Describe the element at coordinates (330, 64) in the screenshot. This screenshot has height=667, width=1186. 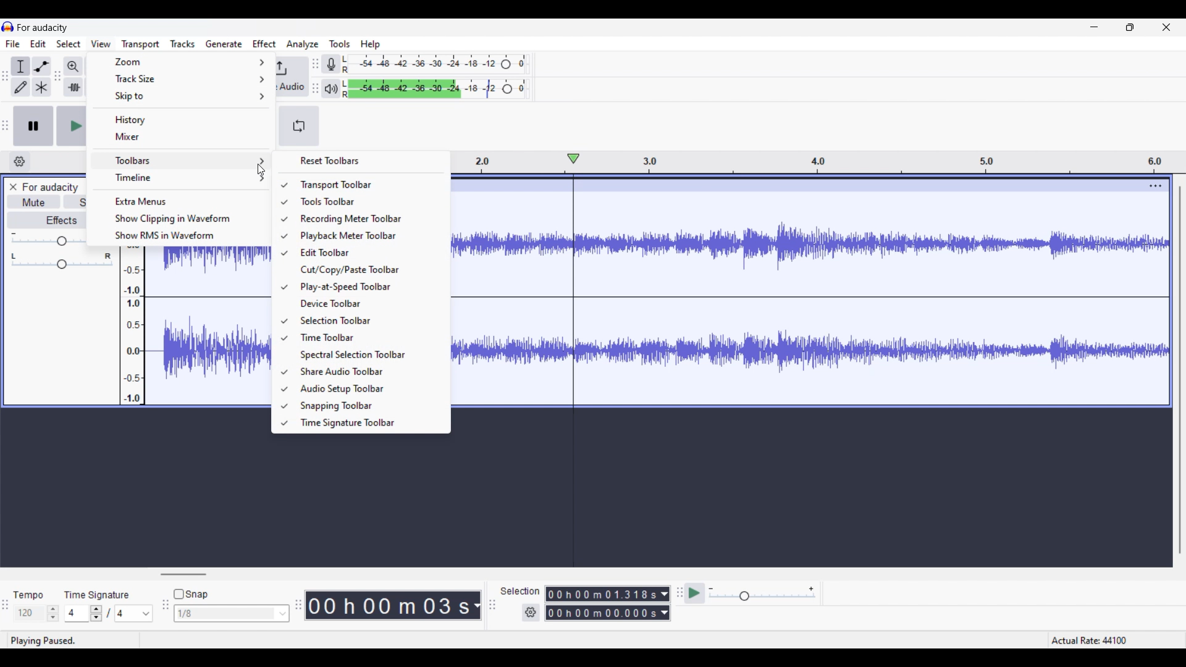
I see `Record meter` at that location.